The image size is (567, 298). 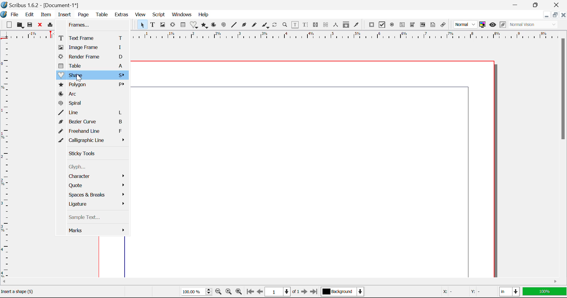 What do you see at coordinates (153, 25) in the screenshot?
I see `Text Frames` at bounding box center [153, 25].